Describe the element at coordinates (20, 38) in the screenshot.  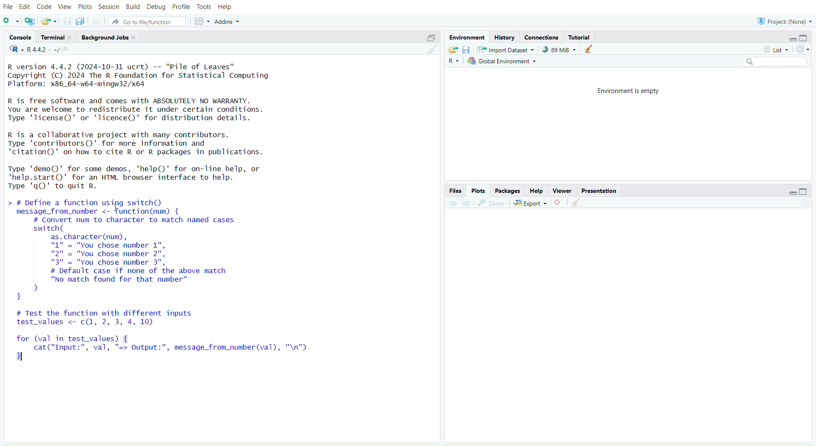
I see `Console` at that location.